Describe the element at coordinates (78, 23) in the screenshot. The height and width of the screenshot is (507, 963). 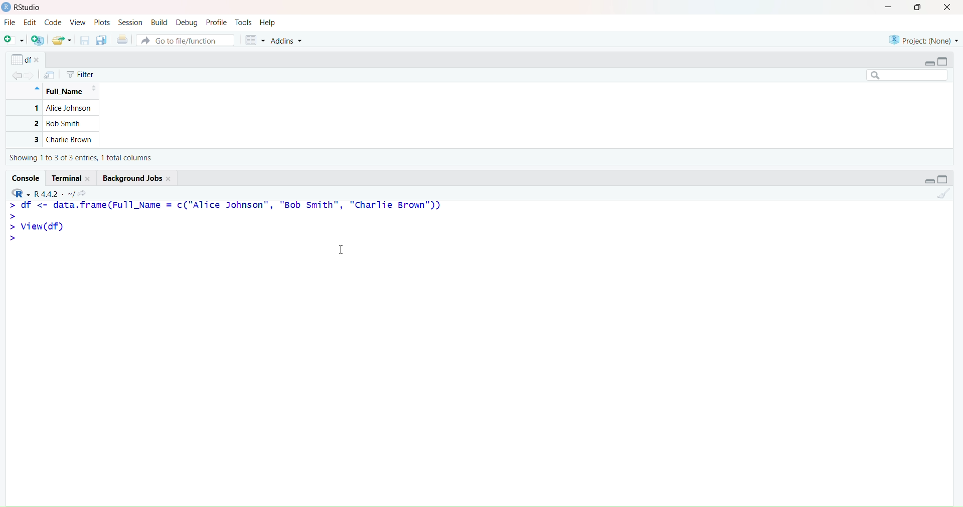
I see `View` at that location.